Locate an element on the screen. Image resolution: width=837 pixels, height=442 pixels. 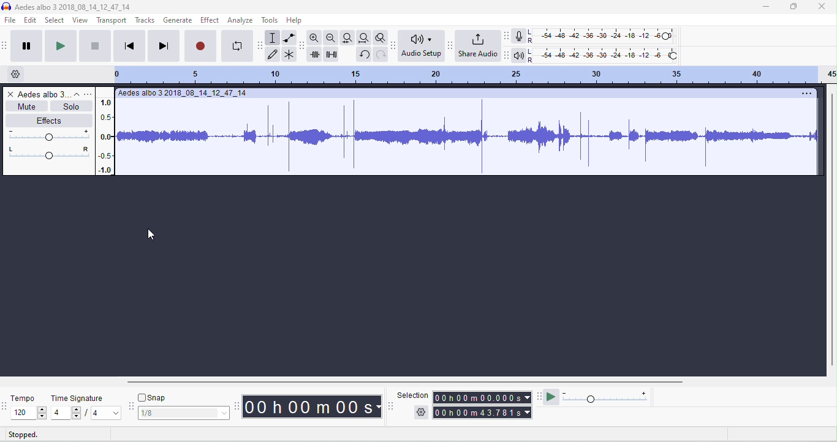
cursor is located at coordinates (153, 233).